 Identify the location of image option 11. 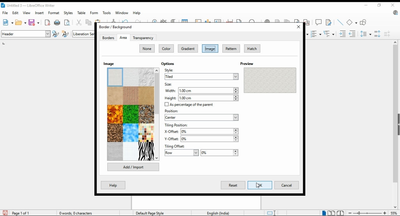
(131, 133).